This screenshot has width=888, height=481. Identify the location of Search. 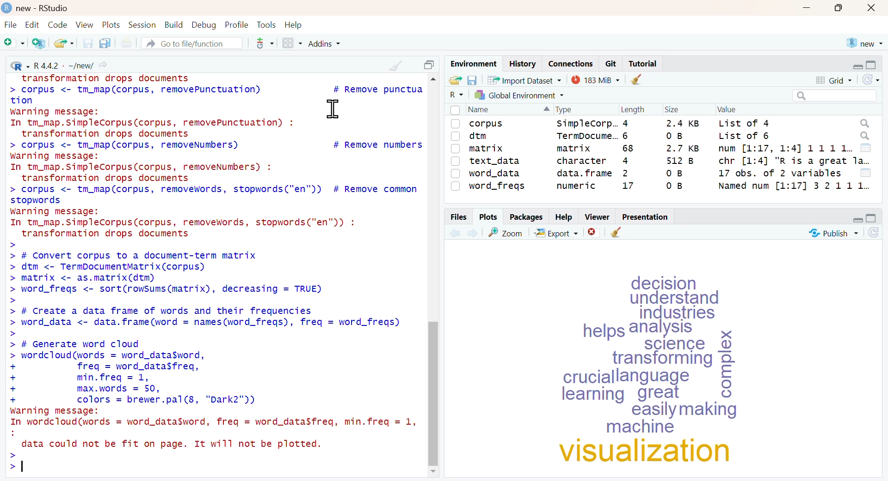
(865, 136).